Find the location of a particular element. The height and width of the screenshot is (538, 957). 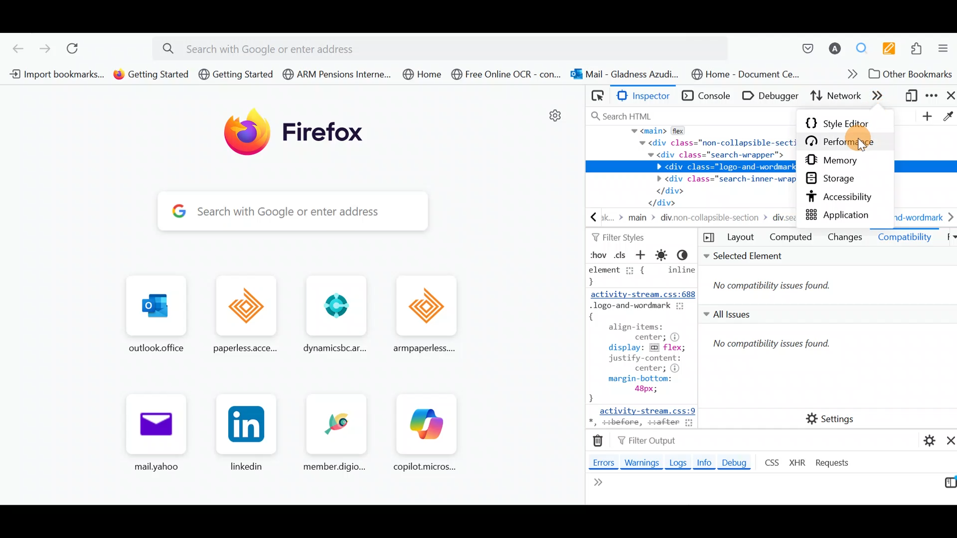

Create new node is located at coordinates (926, 117).